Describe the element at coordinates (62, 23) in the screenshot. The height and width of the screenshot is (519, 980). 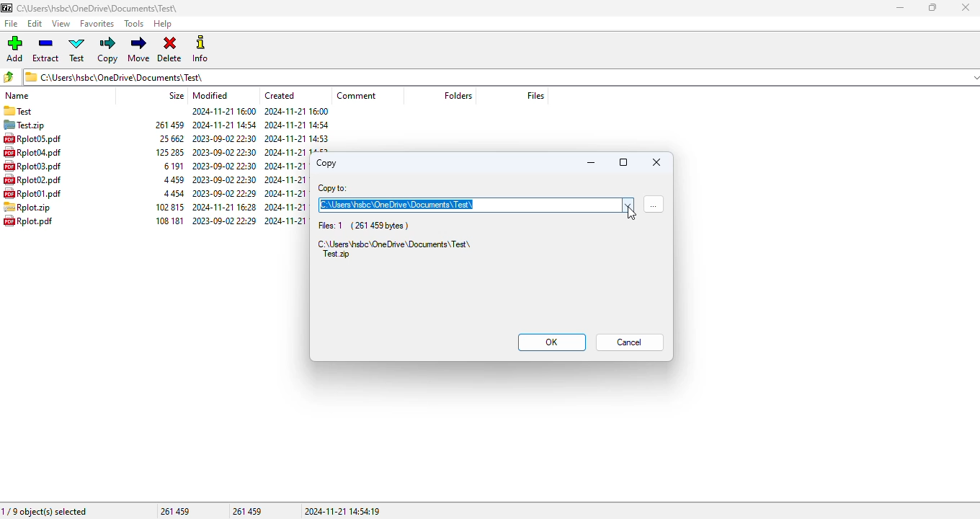
I see `view` at that location.